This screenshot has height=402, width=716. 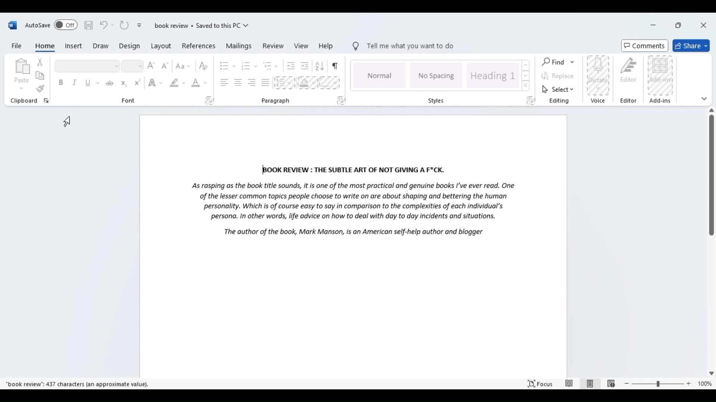 What do you see at coordinates (15, 46) in the screenshot?
I see `File` at bounding box center [15, 46].